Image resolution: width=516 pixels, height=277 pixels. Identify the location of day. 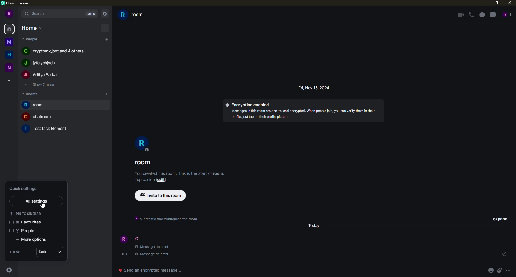
(314, 88).